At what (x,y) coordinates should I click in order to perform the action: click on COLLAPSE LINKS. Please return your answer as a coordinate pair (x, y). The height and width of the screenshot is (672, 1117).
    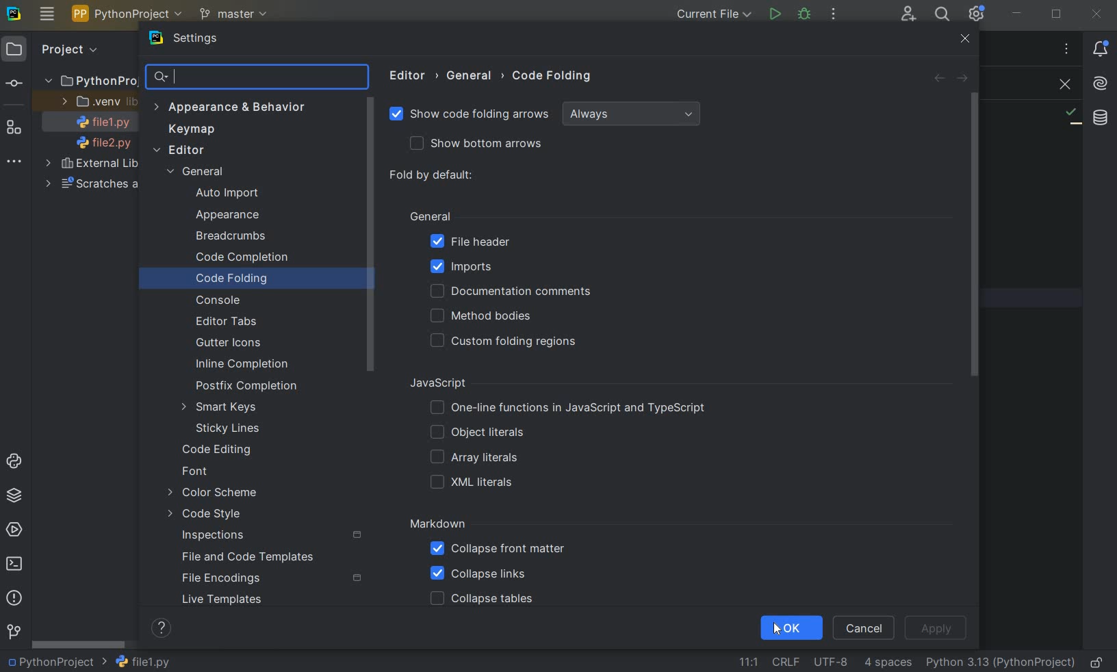
    Looking at the image, I should click on (478, 574).